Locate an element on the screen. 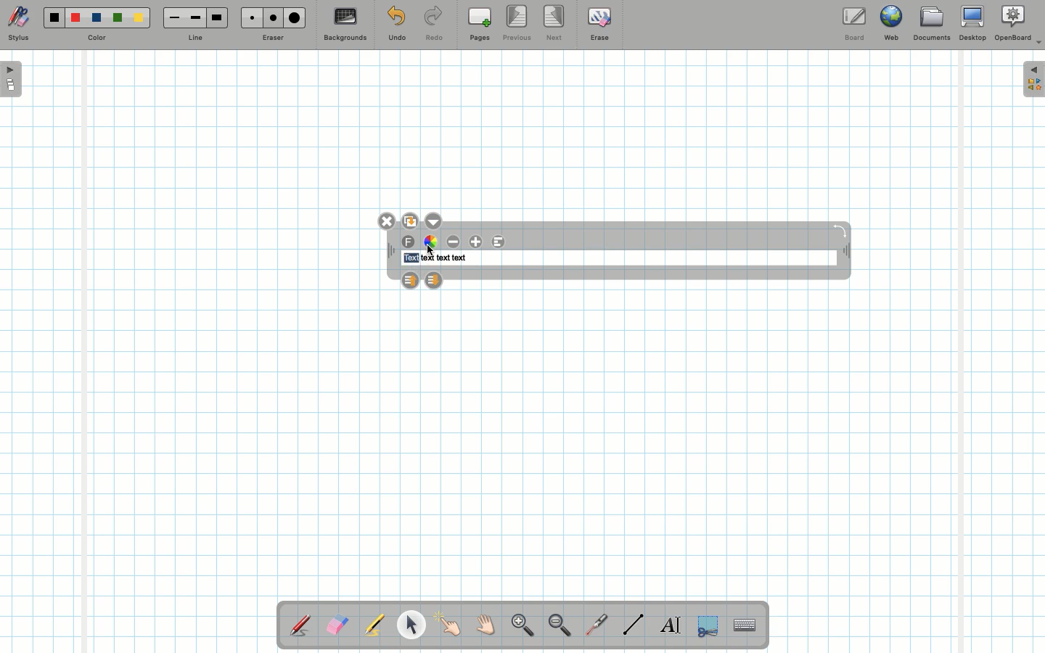 The width and height of the screenshot is (1045, 653). Stylus is located at coordinates (301, 625).